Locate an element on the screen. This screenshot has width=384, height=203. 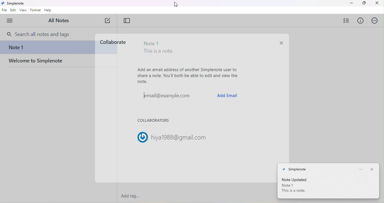
Add an email address of another Simplenote user to share a note. You'll both be able to edit and view the note. is located at coordinates (188, 75).